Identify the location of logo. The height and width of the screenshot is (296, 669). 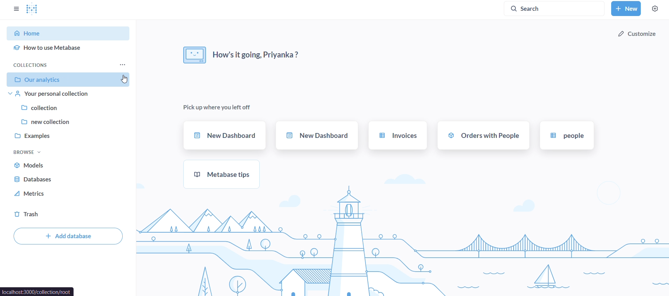
(36, 8).